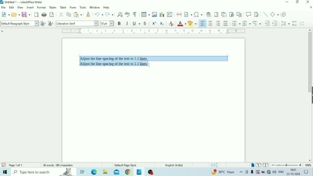  What do you see at coordinates (287, 165) in the screenshot?
I see `Zoom Out/In` at bounding box center [287, 165].